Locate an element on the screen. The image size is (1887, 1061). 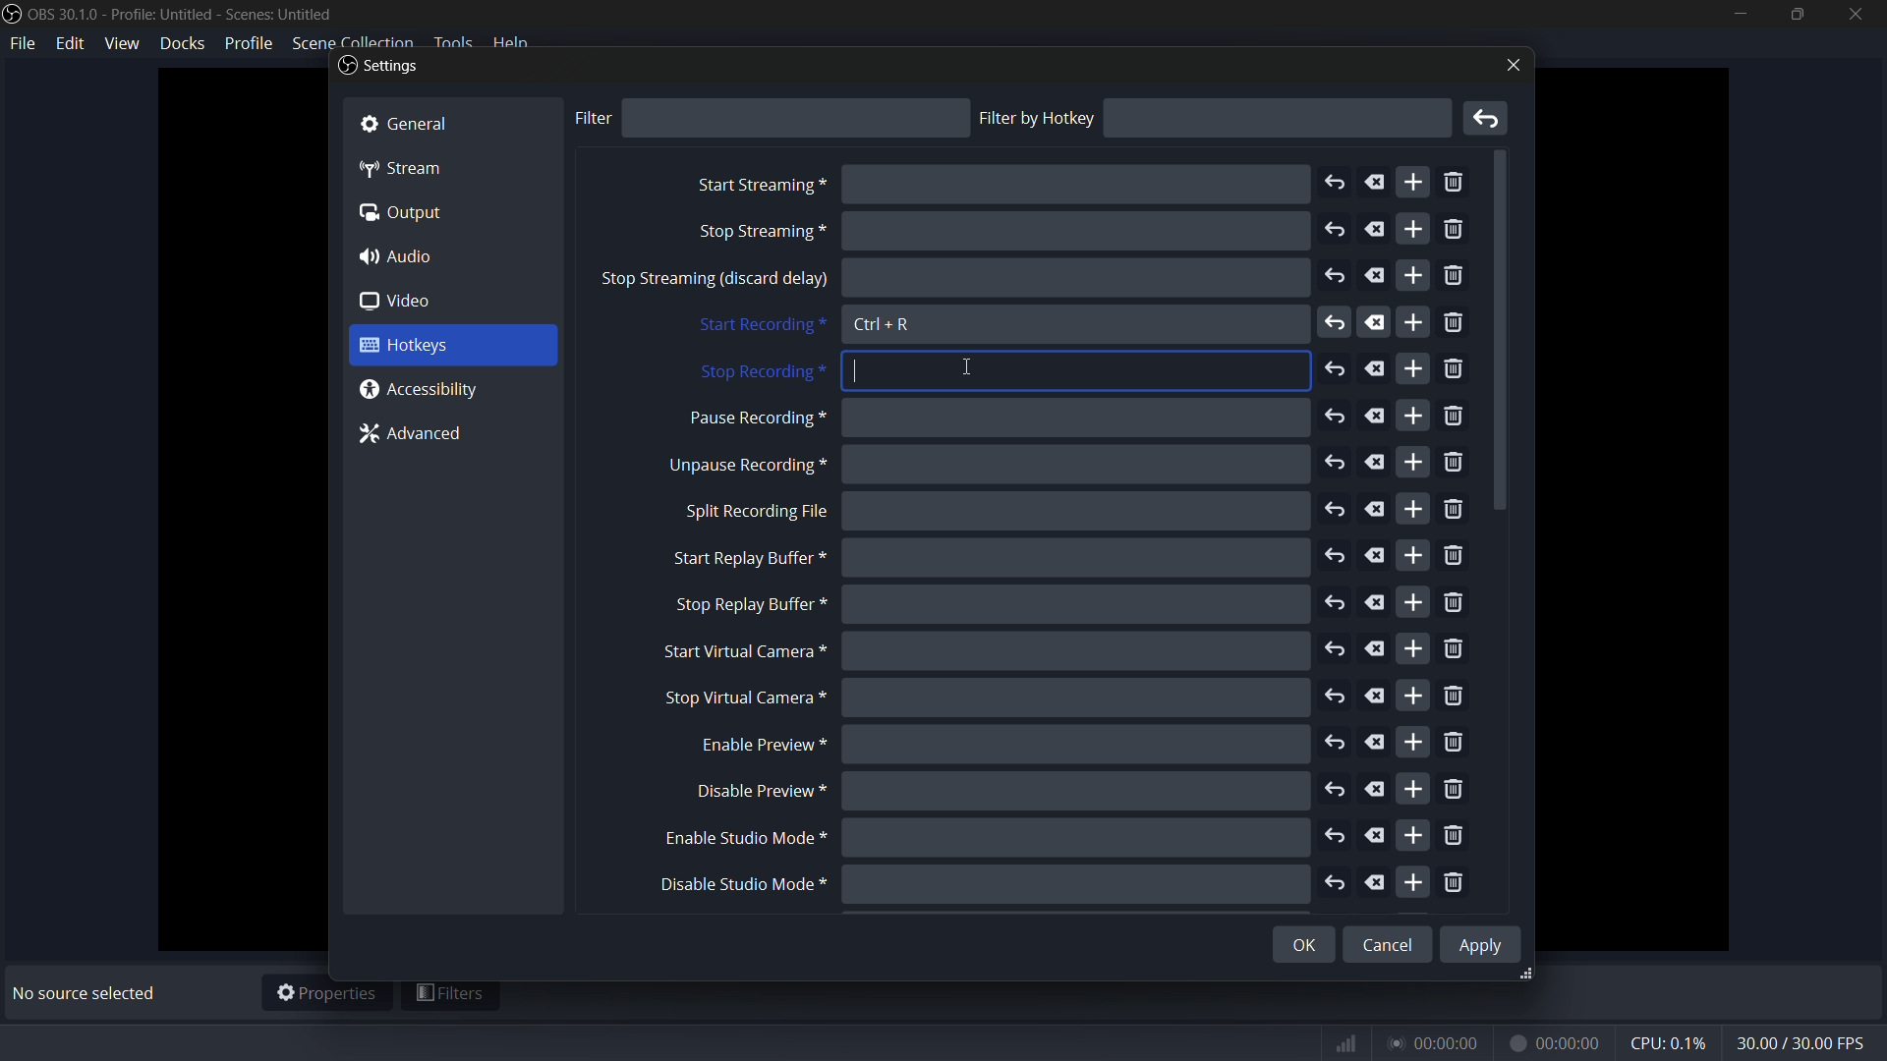
add more is located at coordinates (1412, 276).